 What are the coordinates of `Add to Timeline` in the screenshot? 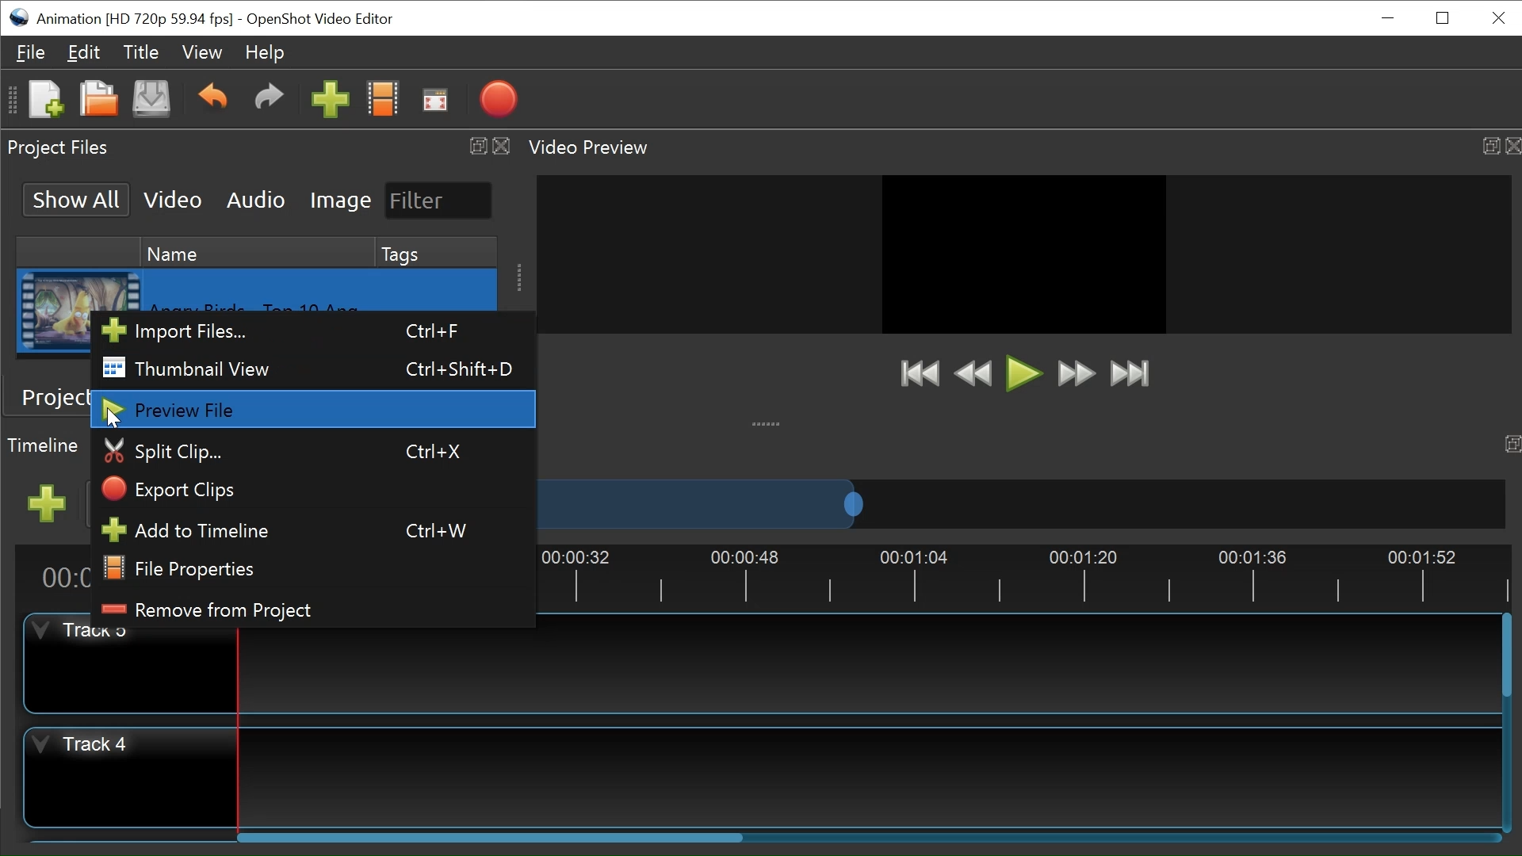 It's located at (313, 531).